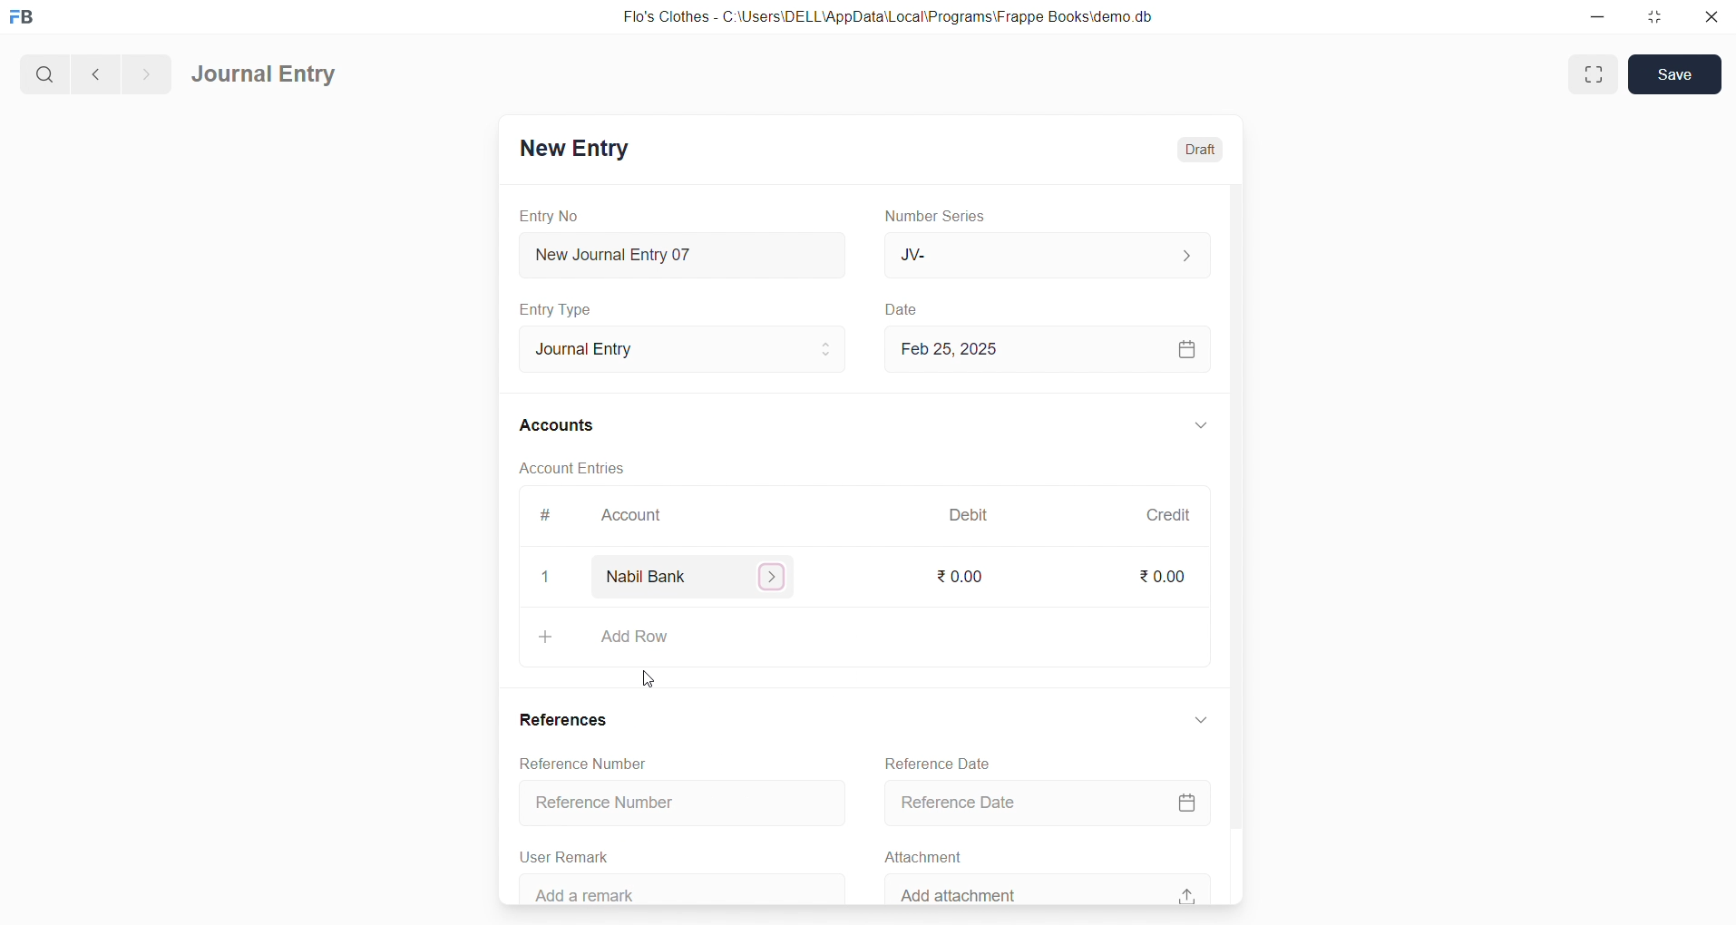 This screenshot has height=925, width=1736. I want to click on Account Entries, so click(574, 471).